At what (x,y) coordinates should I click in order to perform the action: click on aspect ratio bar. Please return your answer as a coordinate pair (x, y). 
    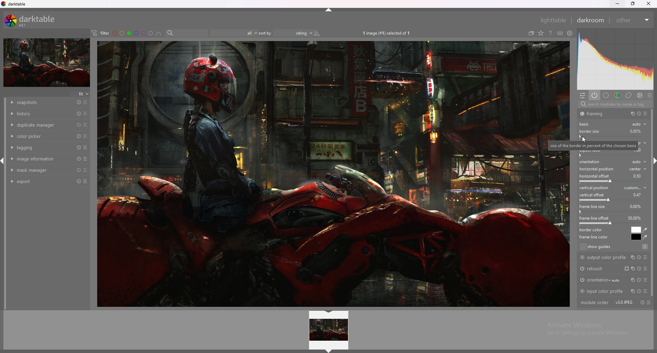
    Looking at the image, I should click on (610, 155).